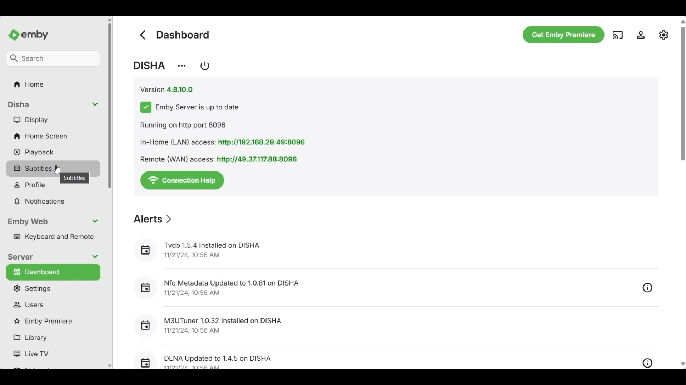 The image size is (686, 385). Describe the element at coordinates (142, 35) in the screenshot. I see `Go back` at that location.